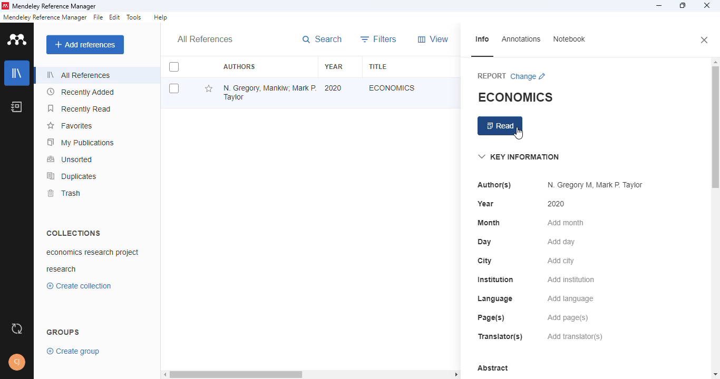 Image resolution: width=720 pixels, height=379 pixels. What do you see at coordinates (333, 88) in the screenshot?
I see `2020` at bounding box center [333, 88].